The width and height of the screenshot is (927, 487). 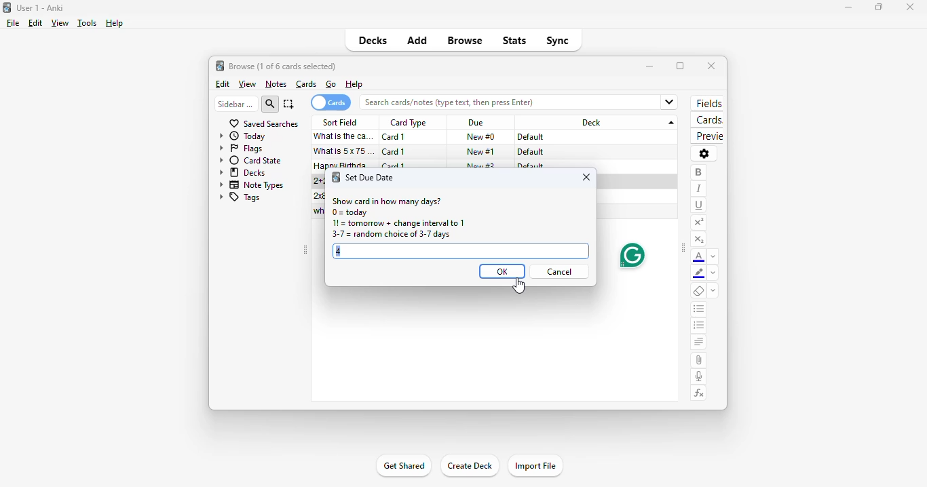 I want to click on toggle sidebar, so click(x=683, y=249).